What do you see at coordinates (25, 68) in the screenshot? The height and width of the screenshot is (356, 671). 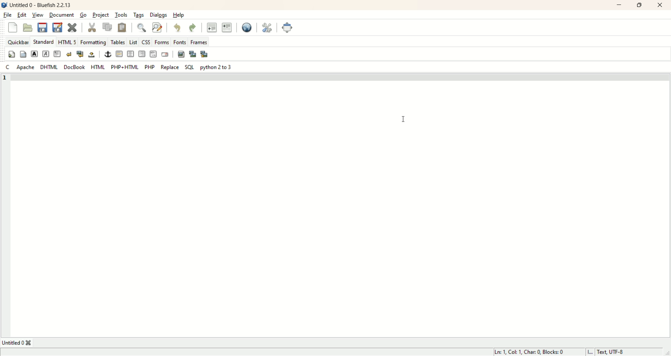 I see `Apache` at bounding box center [25, 68].